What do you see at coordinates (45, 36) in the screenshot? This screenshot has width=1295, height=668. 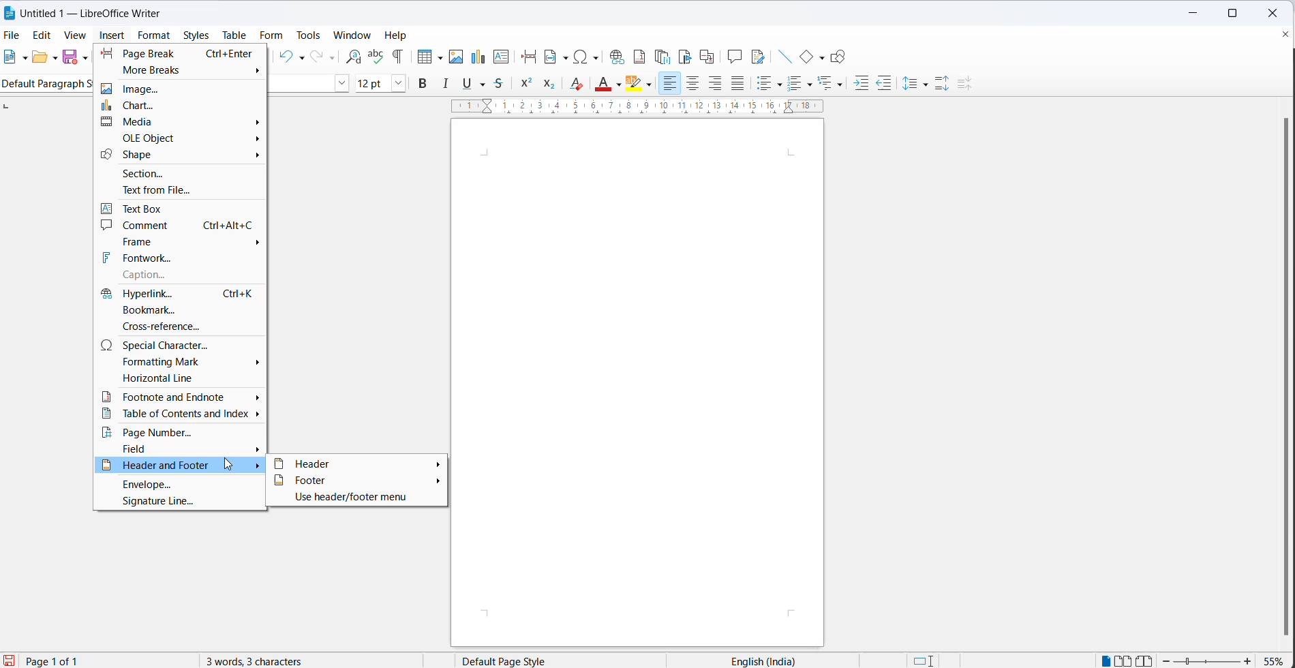 I see `edit` at bounding box center [45, 36].